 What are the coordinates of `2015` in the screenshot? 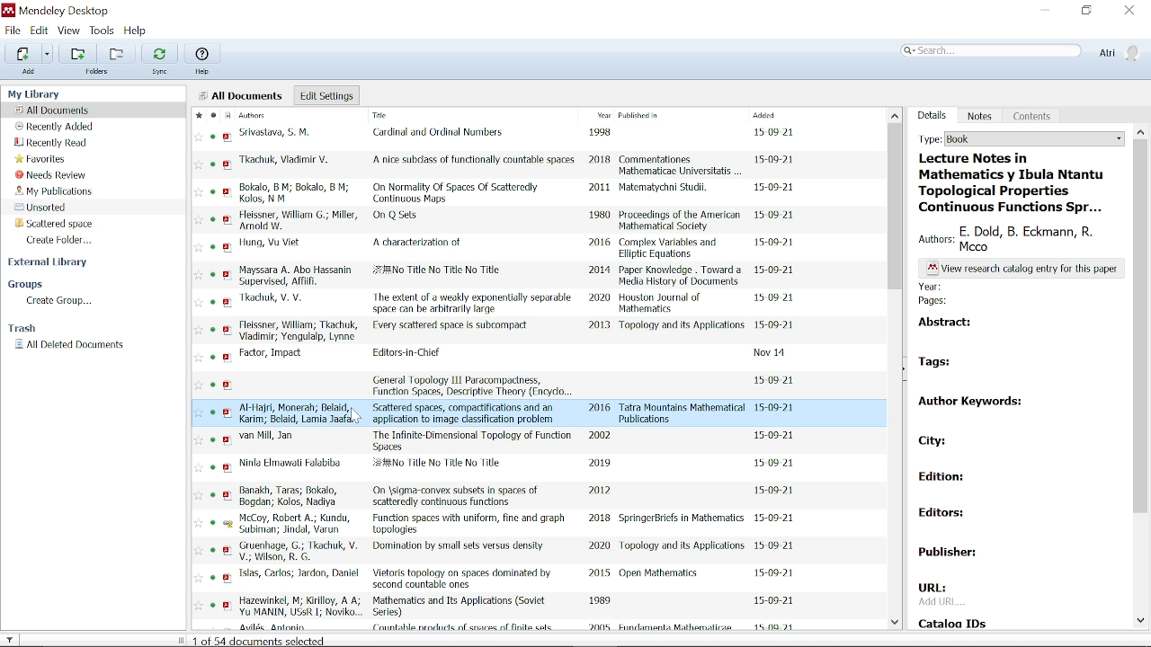 It's located at (599, 575).